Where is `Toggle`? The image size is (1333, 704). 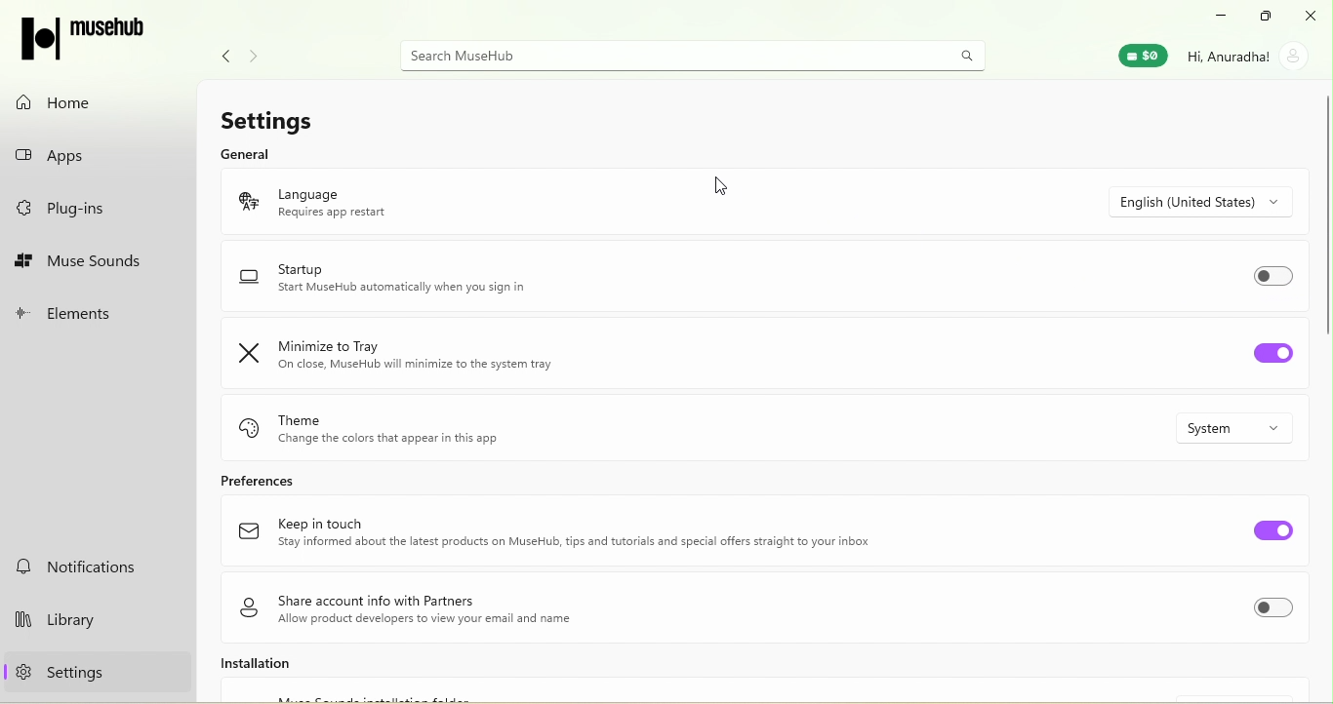
Toggle is located at coordinates (1272, 529).